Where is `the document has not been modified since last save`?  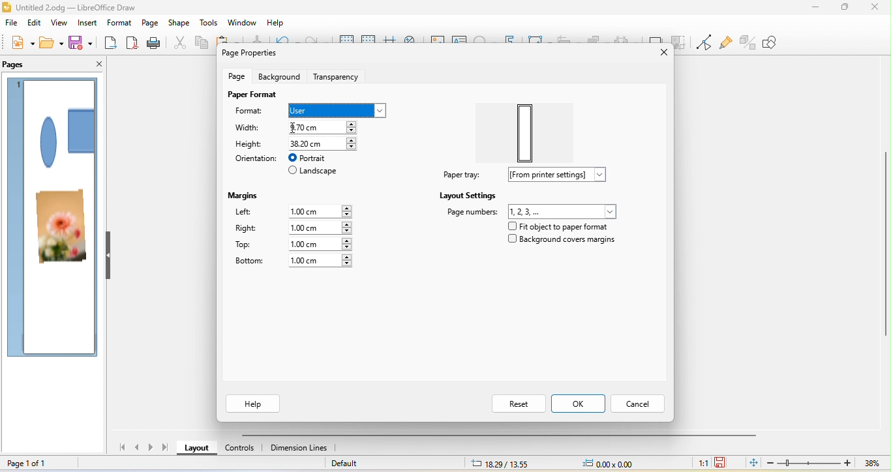
the document has not been modified since last save is located at coordinates (723, 462).